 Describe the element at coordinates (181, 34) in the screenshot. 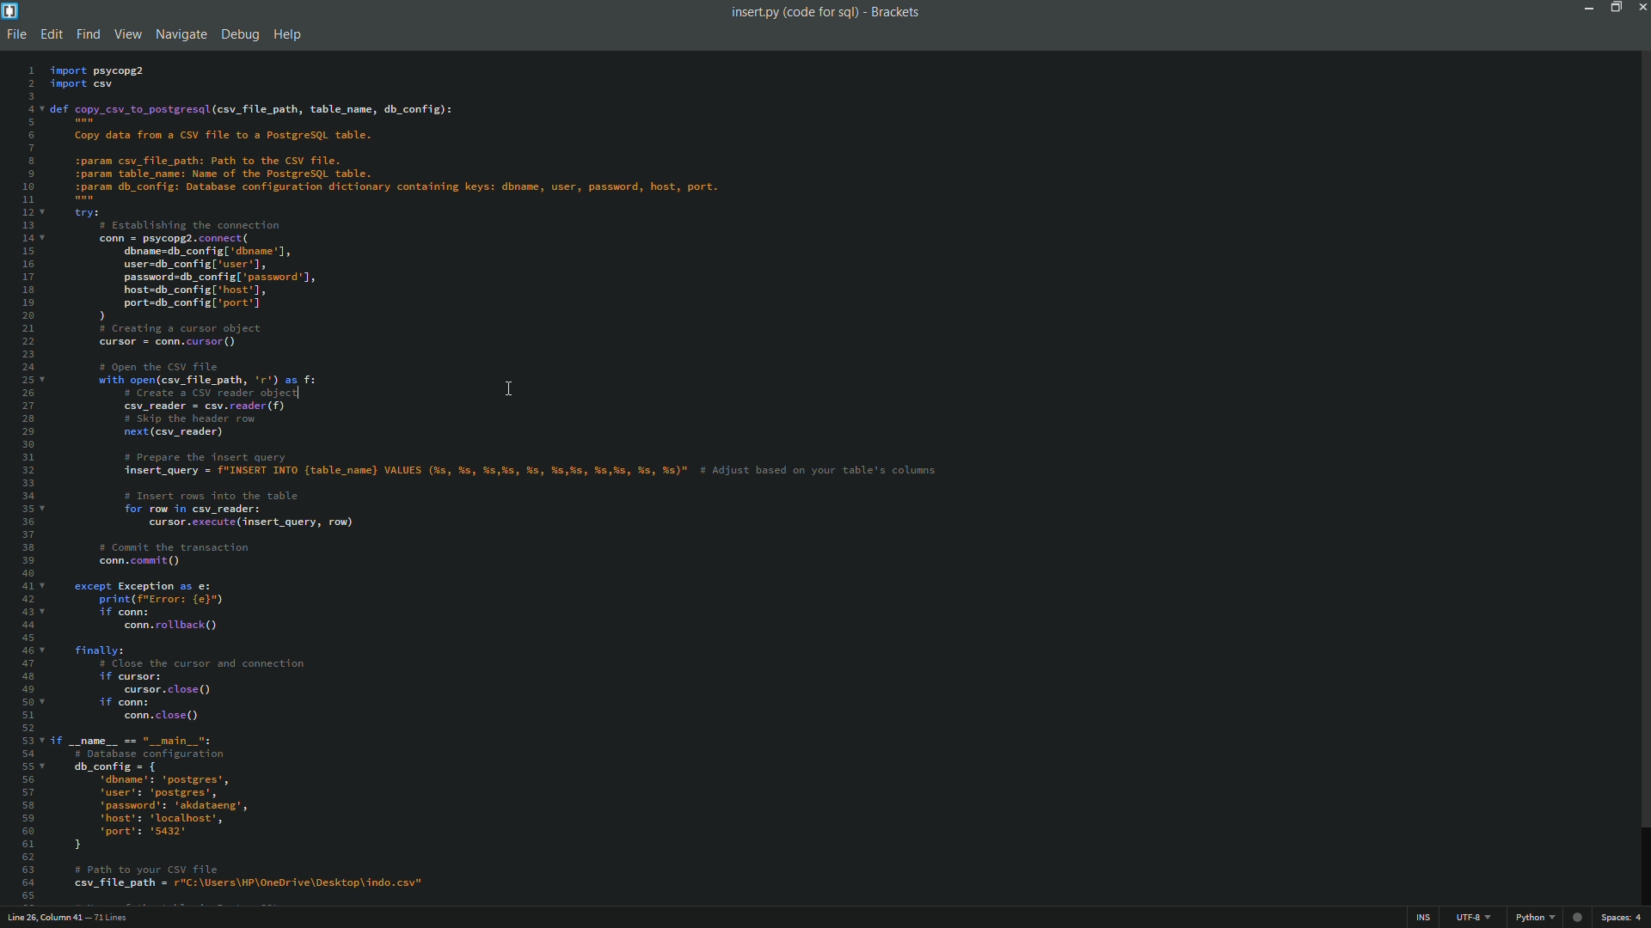

I see `navigate menu` at that location.